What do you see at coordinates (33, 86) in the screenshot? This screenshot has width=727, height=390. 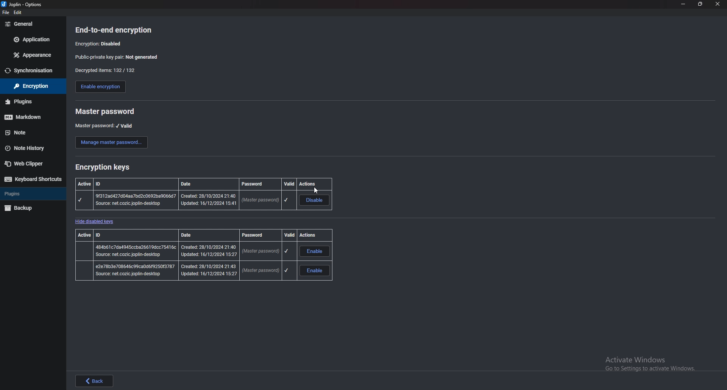 I see `encryption` at bounding box center [33, 86].